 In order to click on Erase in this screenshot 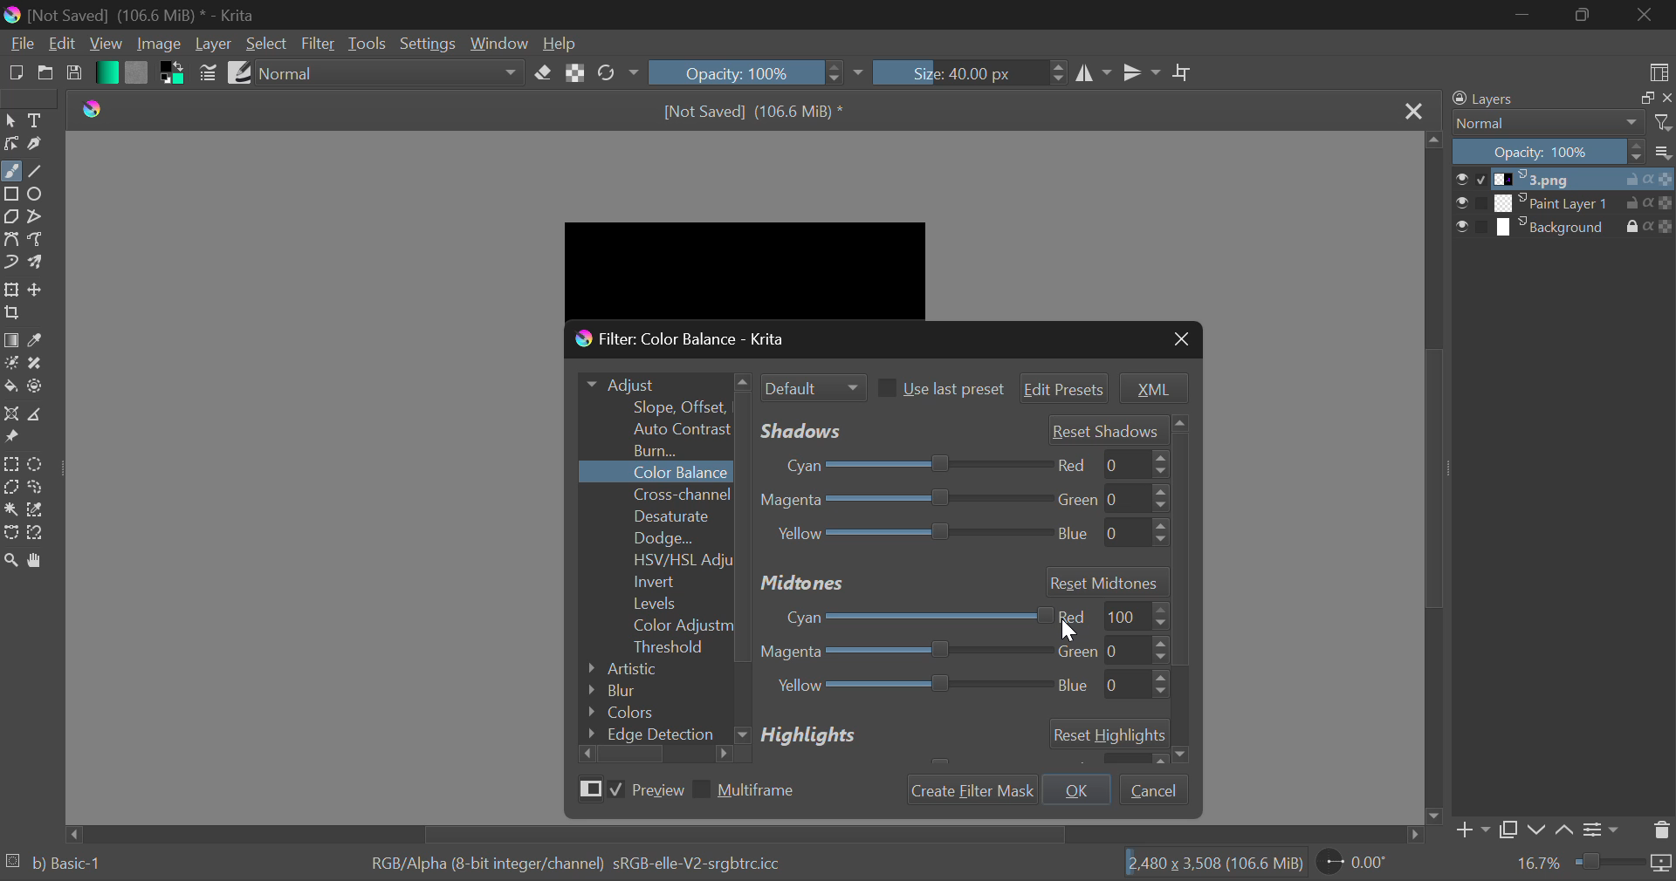, I will do `click(543, 74)`.